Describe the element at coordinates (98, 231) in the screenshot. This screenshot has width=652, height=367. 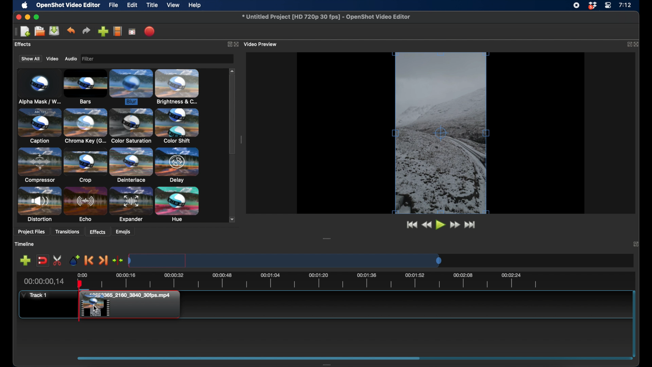
I see `effects` at that location.